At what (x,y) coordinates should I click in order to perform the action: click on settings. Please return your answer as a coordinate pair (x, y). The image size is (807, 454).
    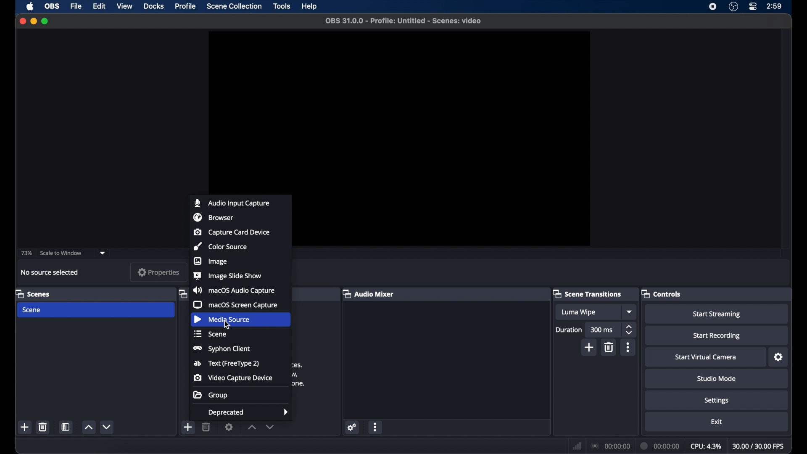
    Looking at the image, I should click on (717, 401).